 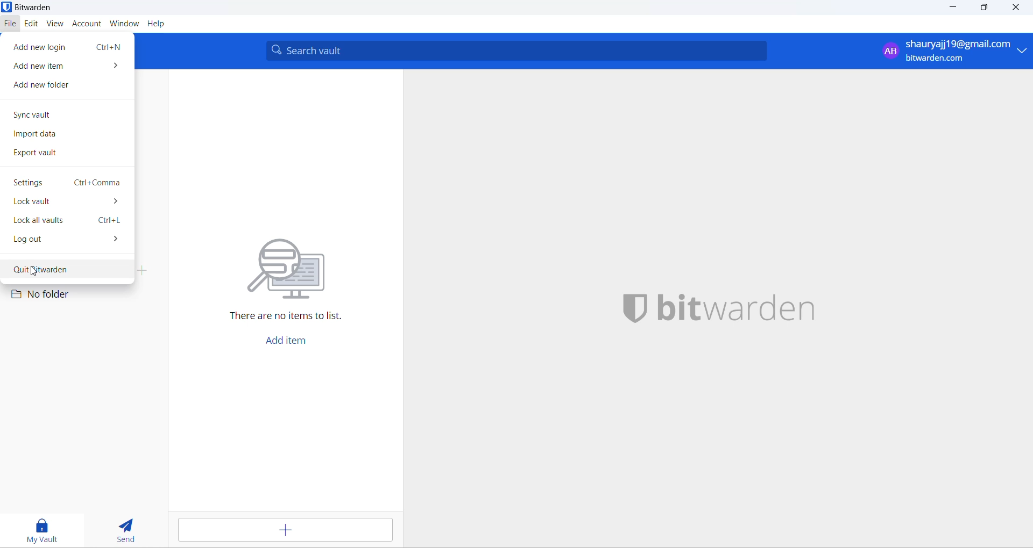 I want to click on application logo, so click(x=634, y=309).